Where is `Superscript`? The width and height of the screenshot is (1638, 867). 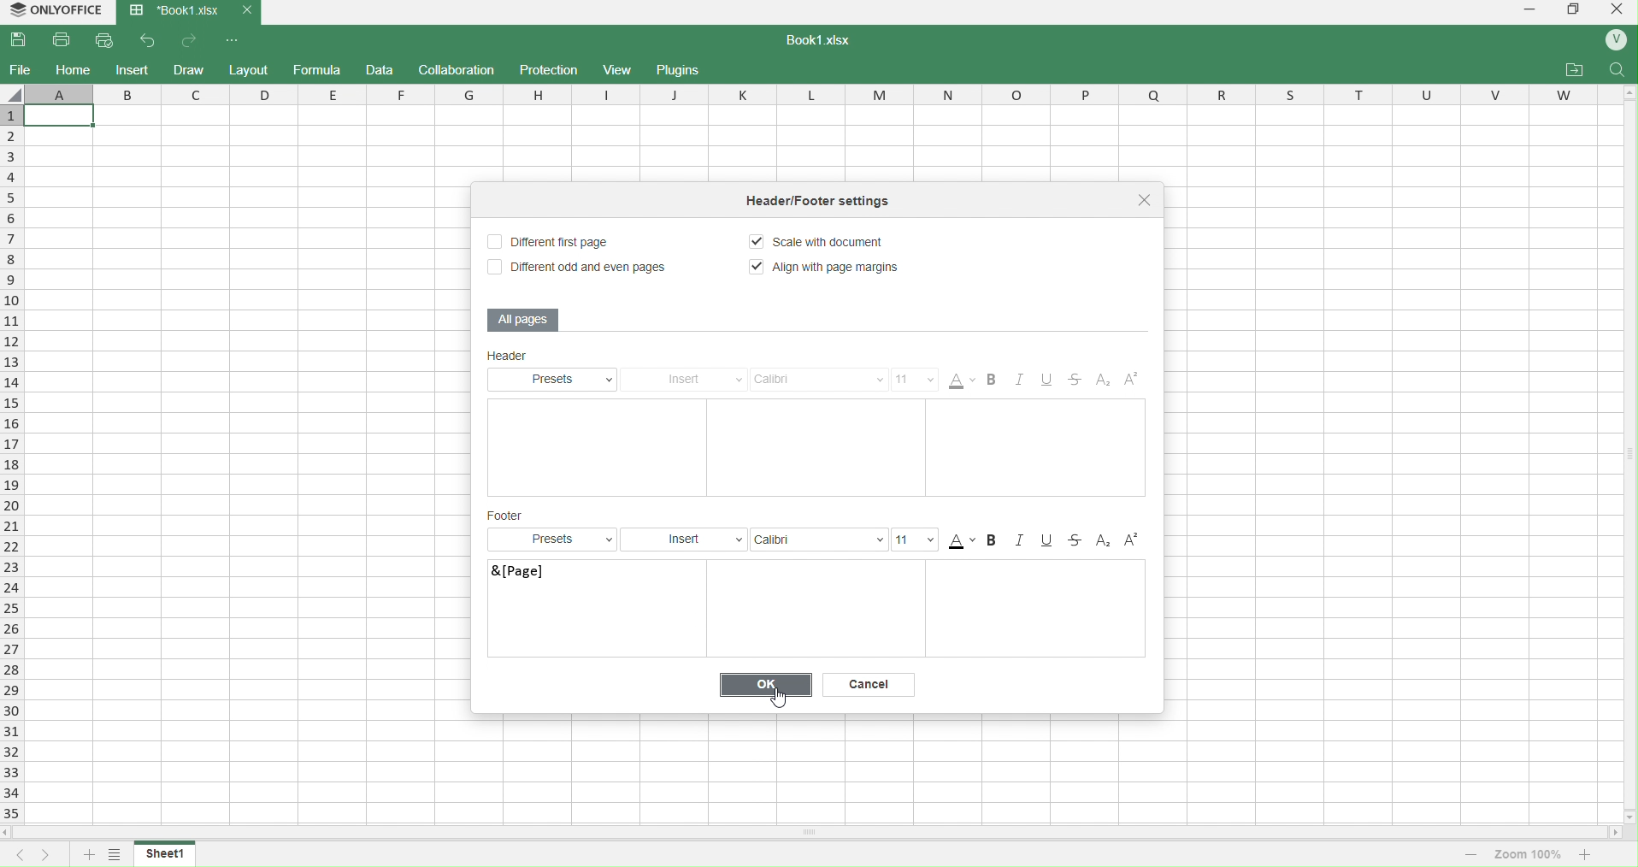
Superscript is located at coordinates (1132, 382).